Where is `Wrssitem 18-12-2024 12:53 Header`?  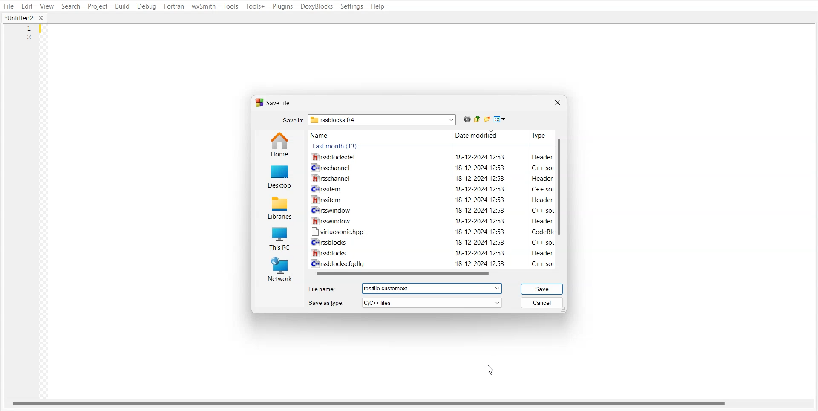
Wrssitem 18-12-2024 12:53 Header is located at coordinates (432, 199).